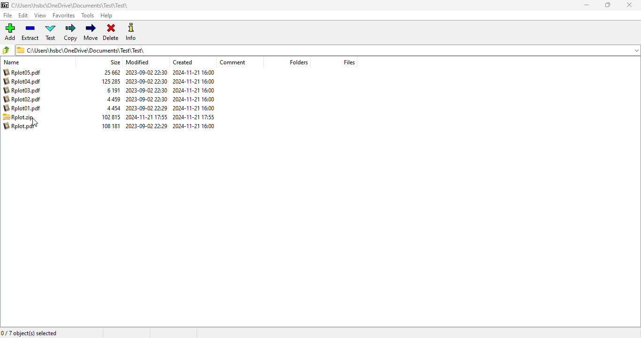 Image resolution: width=641 pixels, height=338 pixels. I want to click on Rplot04.pdf 125285 2023-09-02 22:30 2024-11-21 16:00, so click(110, 82).